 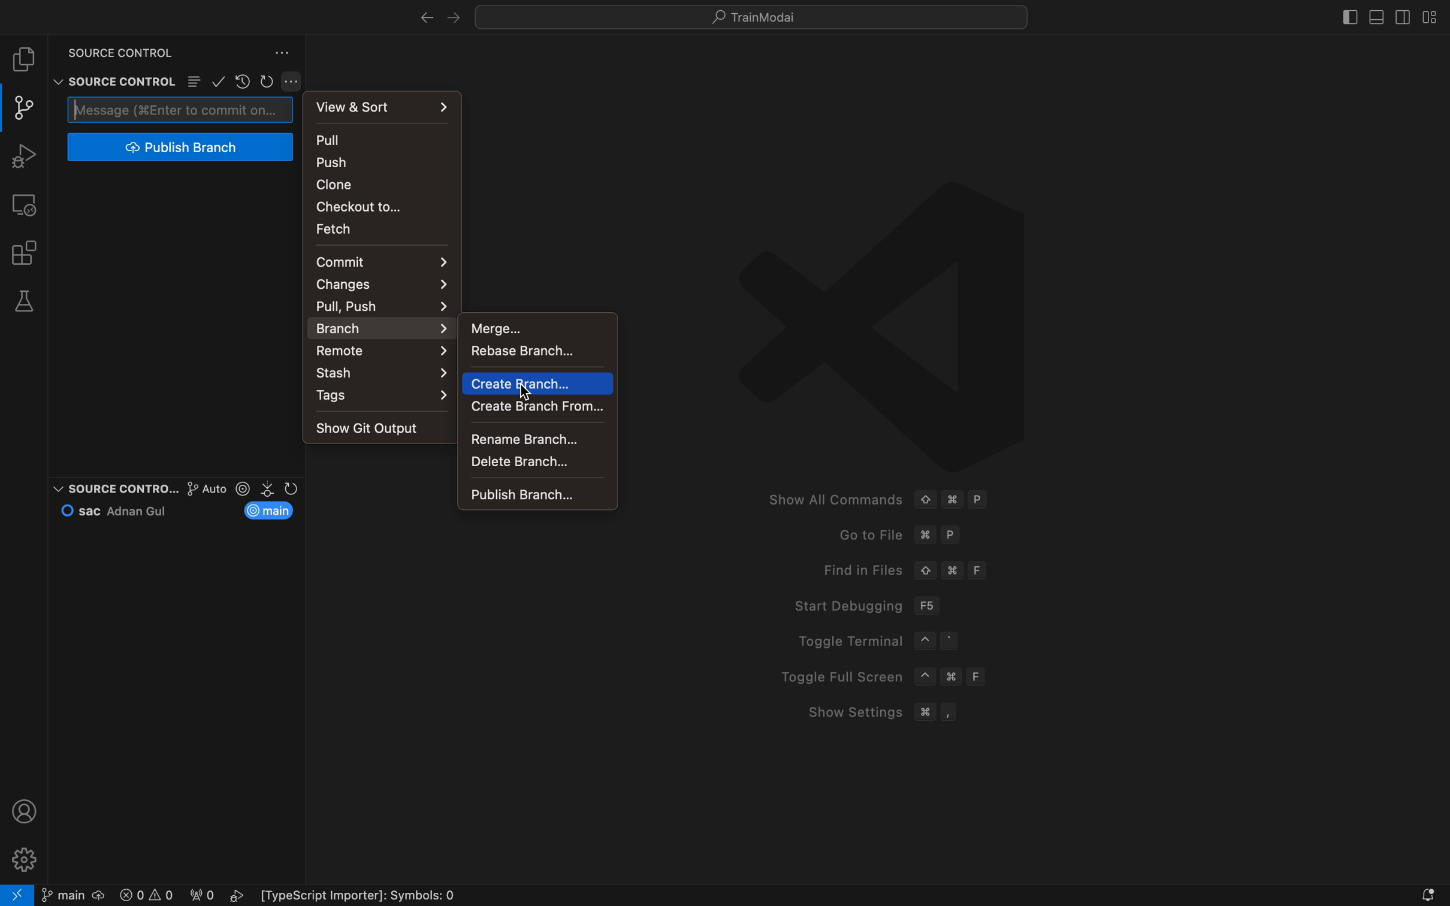 I want to click on Notifications , so click(x=1427, y=895).